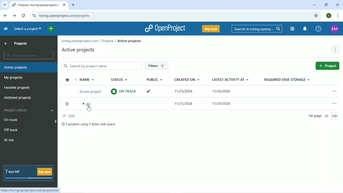 The height and width of the screenshot is (193, 343). What do you see at coordinates (165, 28) in the screenshot?
I see `OpenProject` at bounding box center [165, 28].